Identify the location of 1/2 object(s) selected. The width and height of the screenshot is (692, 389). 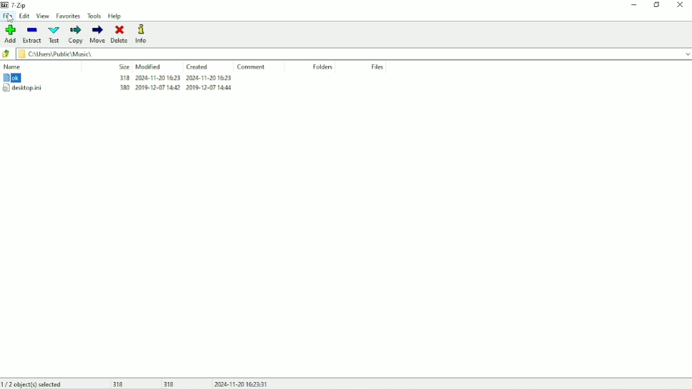
(32, 383).